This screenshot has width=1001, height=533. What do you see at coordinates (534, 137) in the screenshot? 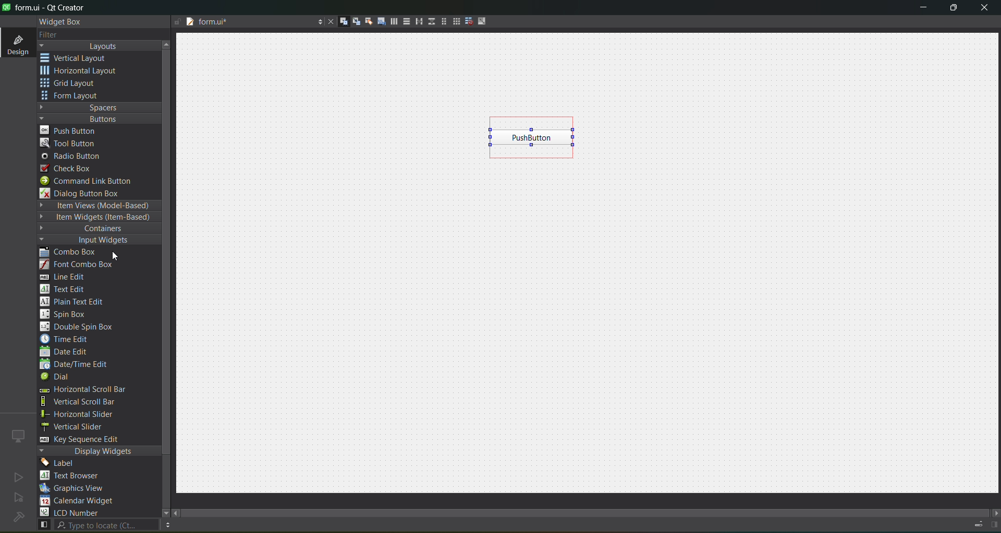
I see `push button inserted` at bounding box center [534, 137].